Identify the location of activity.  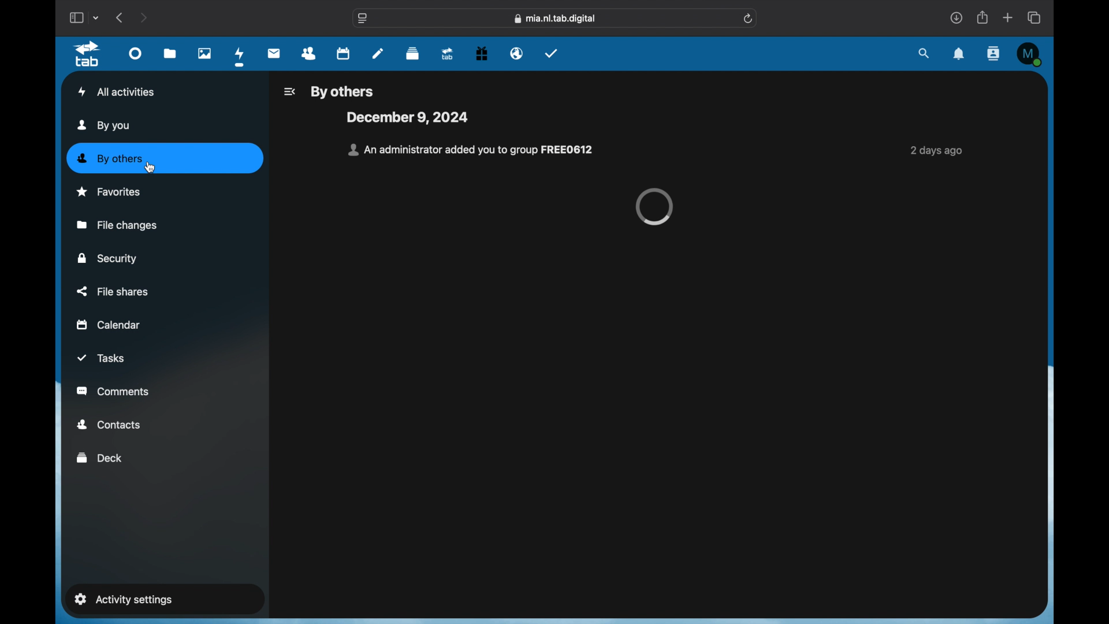
(240, 58).